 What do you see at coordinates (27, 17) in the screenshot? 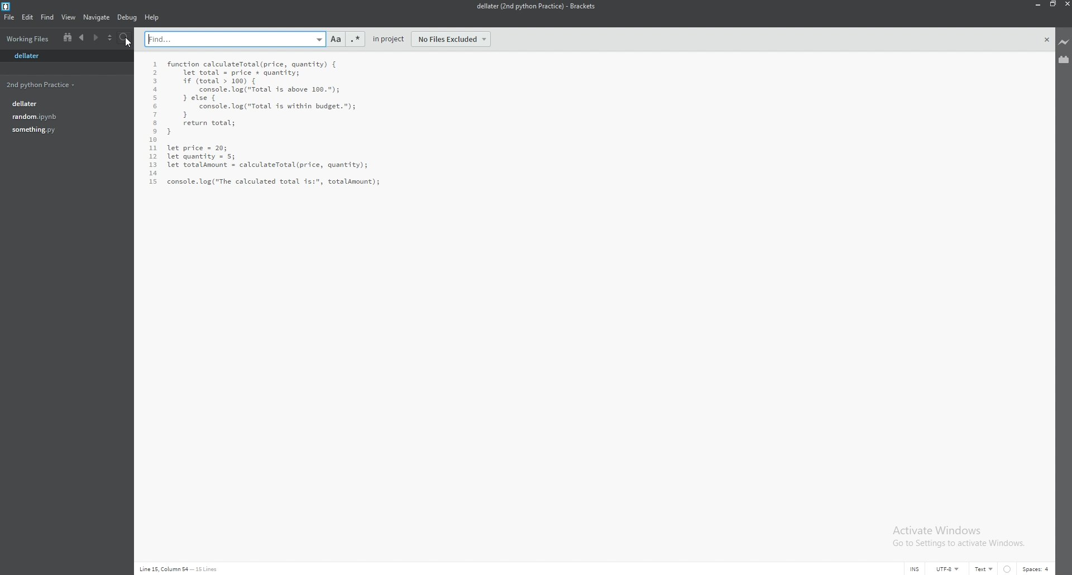
I see `edit` at bounding box center [27, 17].